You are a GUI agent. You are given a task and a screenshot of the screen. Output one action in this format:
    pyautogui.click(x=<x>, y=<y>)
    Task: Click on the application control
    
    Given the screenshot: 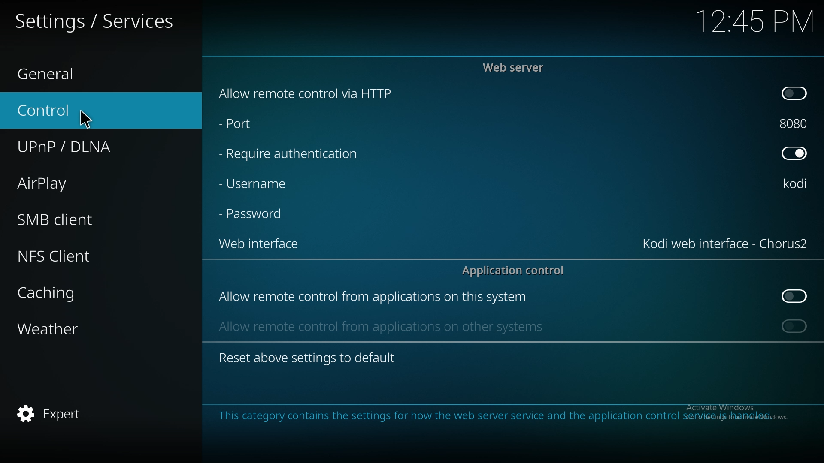 What is the action you would take?
    pyautogui.click(x=518, y=270)
    